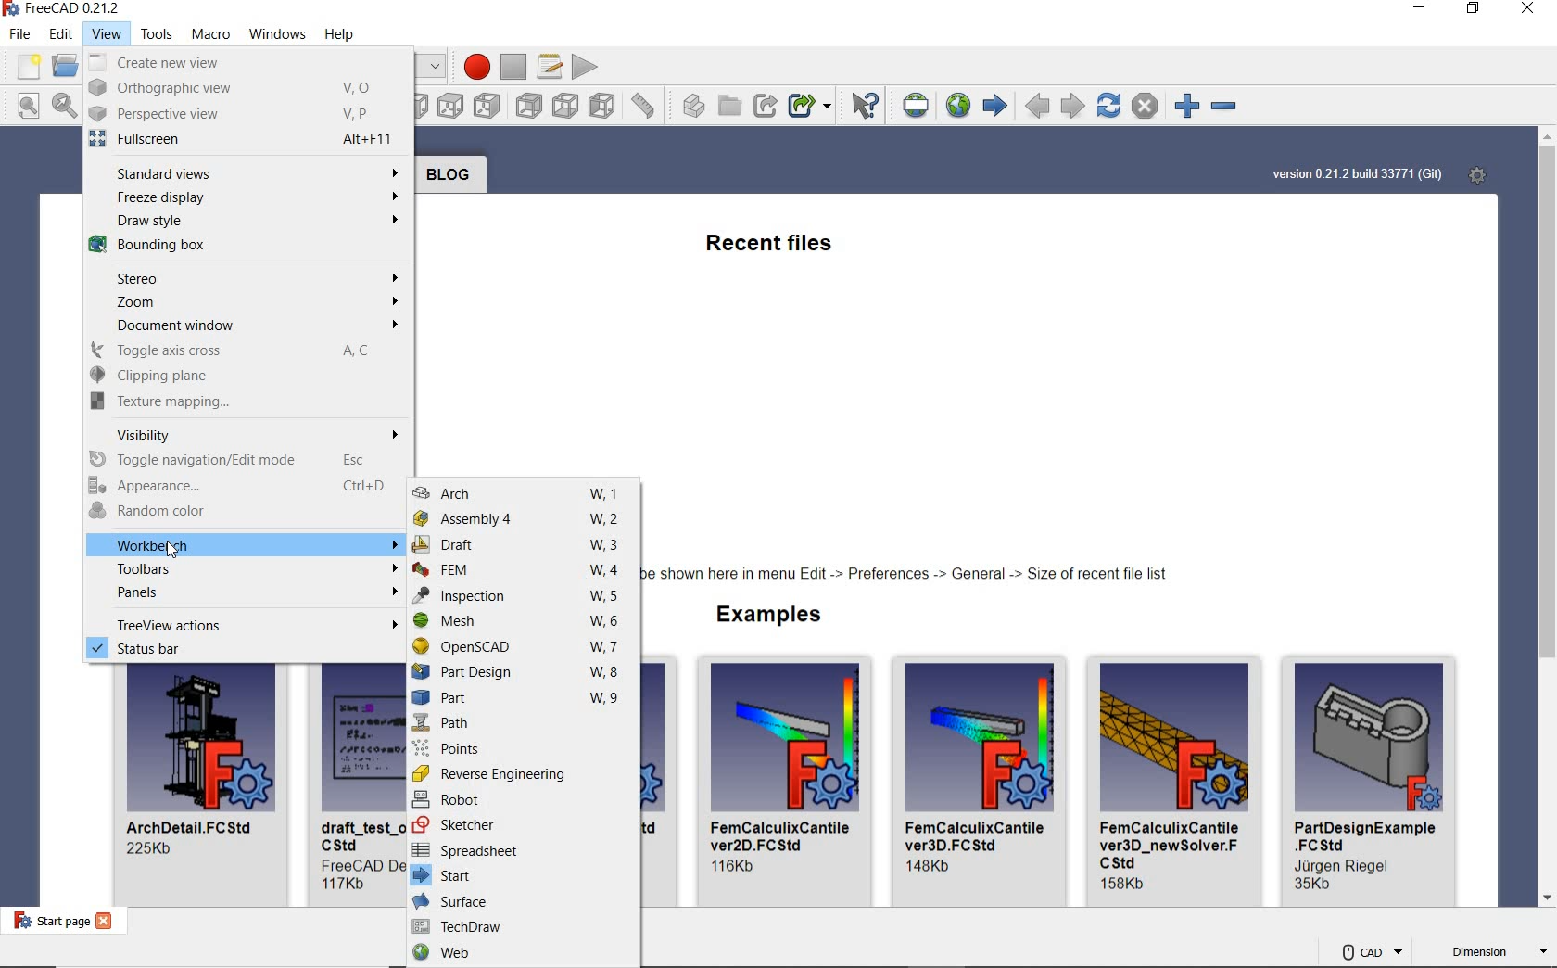  Describe the element at coordinates (521, 645) in the screenshot. I see `openSCAD` at that location.